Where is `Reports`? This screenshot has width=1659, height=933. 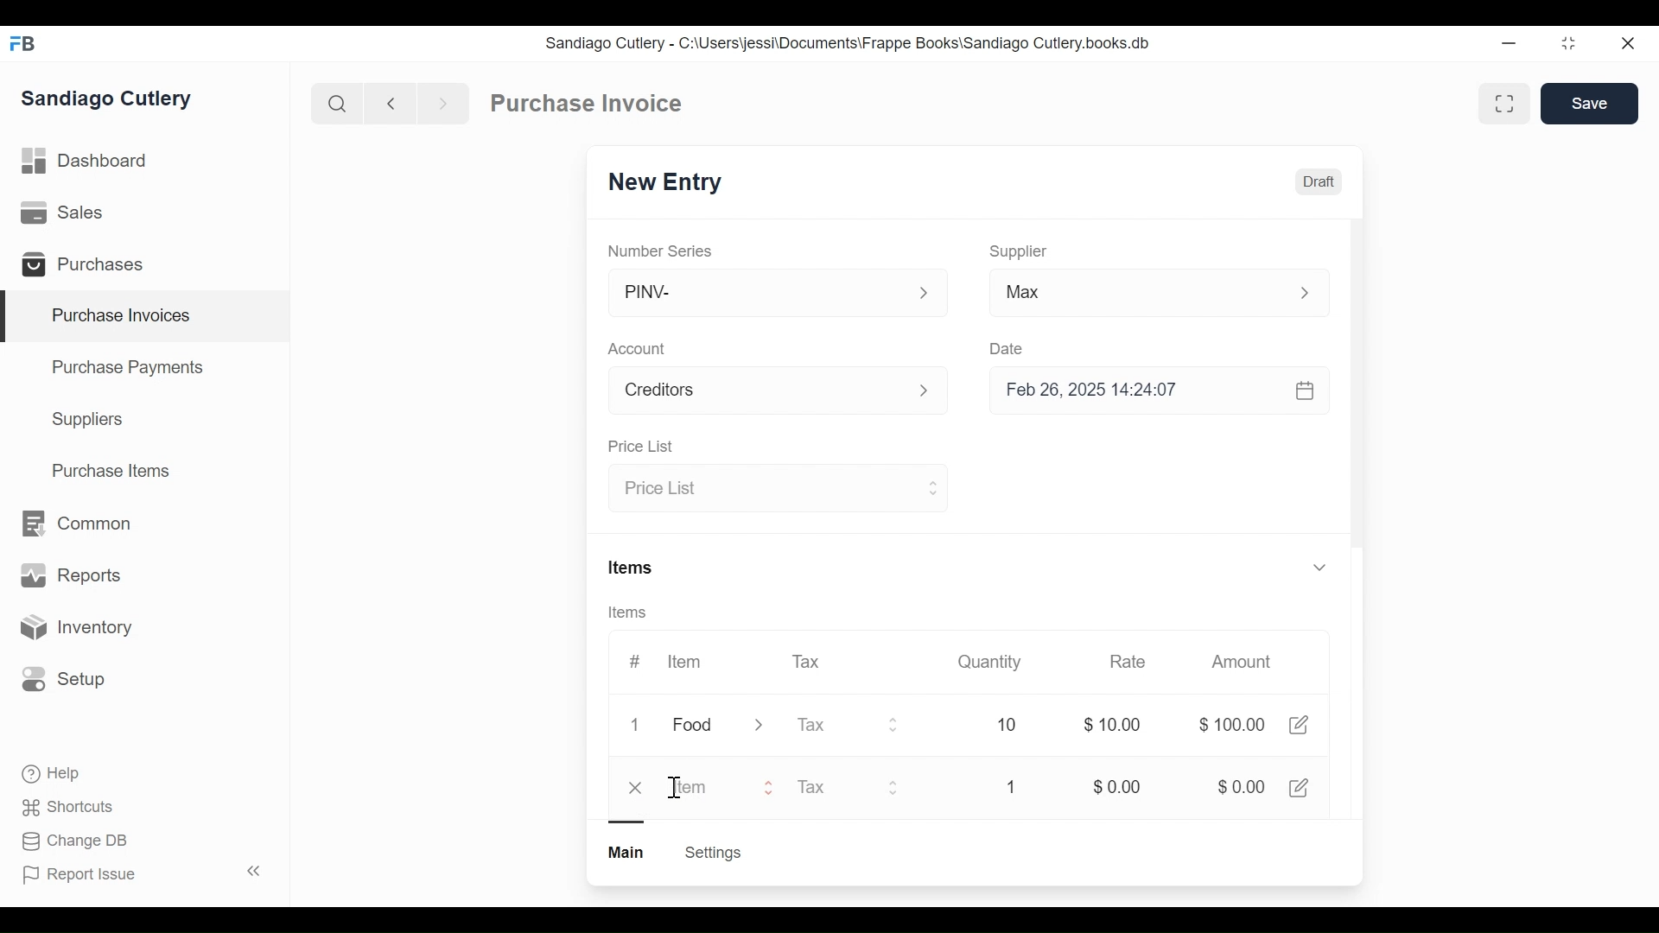
Reports is located at coordinates (71, 579).